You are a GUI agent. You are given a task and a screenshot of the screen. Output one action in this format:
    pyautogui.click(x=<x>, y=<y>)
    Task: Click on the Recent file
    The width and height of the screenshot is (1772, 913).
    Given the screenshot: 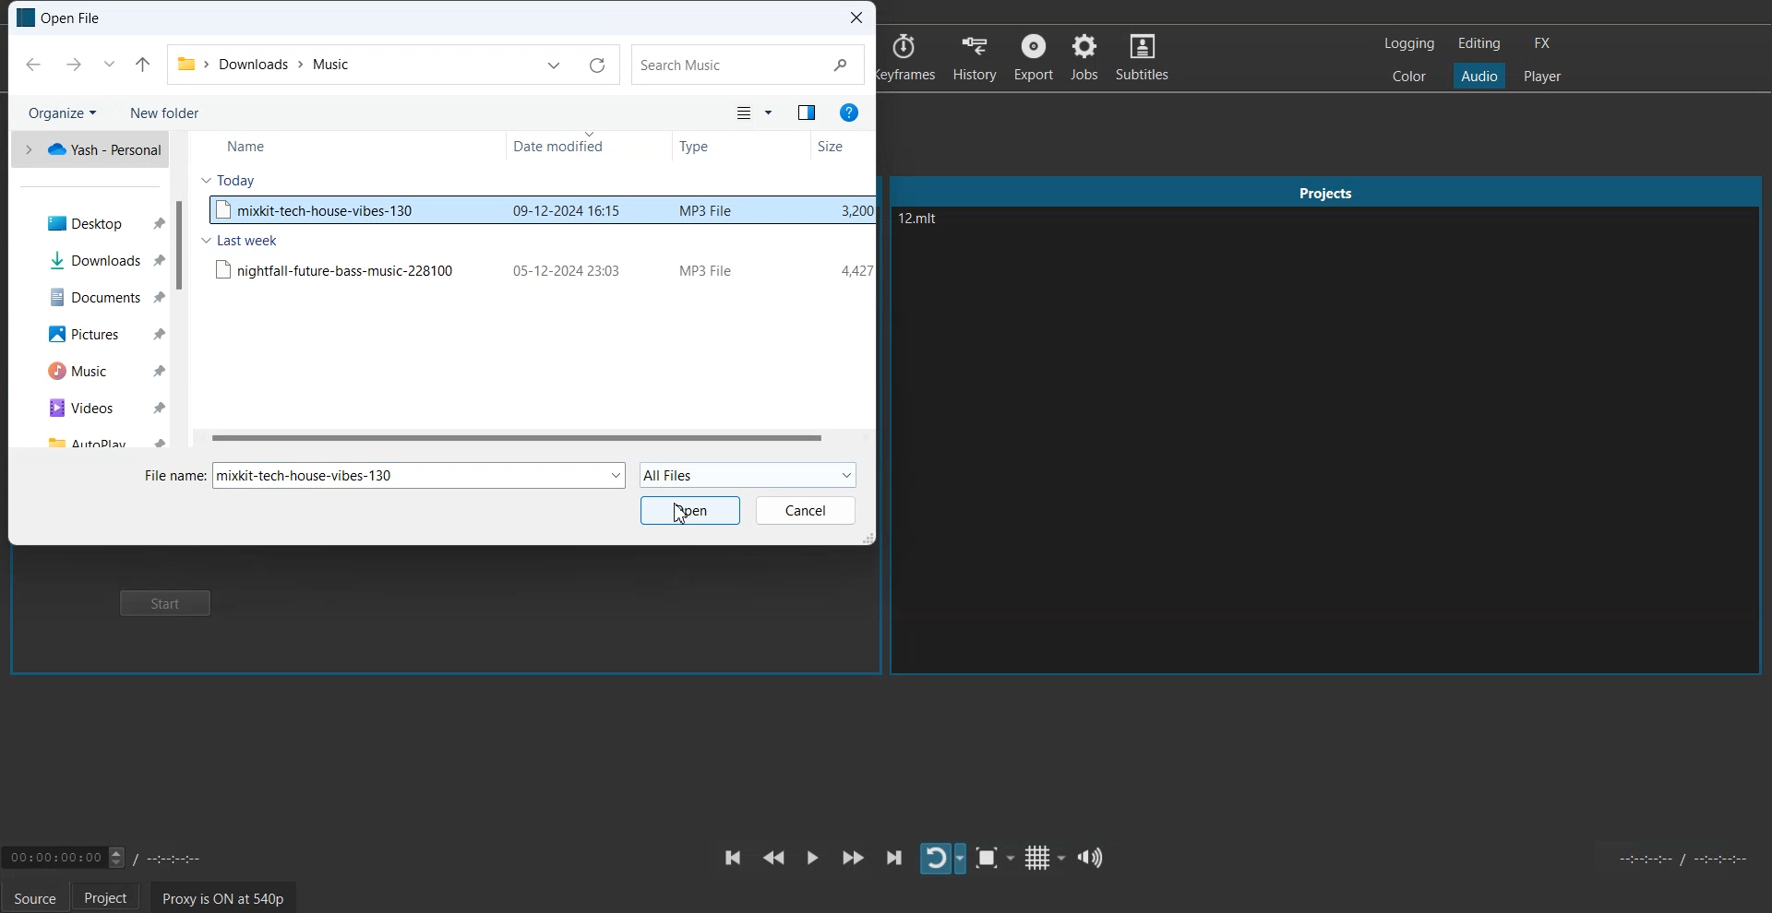 What is the action you would take?
    pyautogui.click(x=109, y=64)
    